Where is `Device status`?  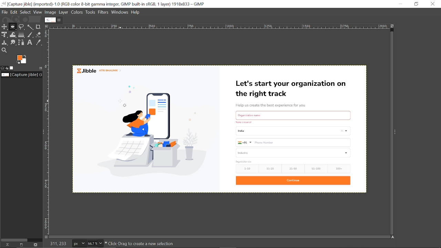
Device status is located at coordinates (7, 68).